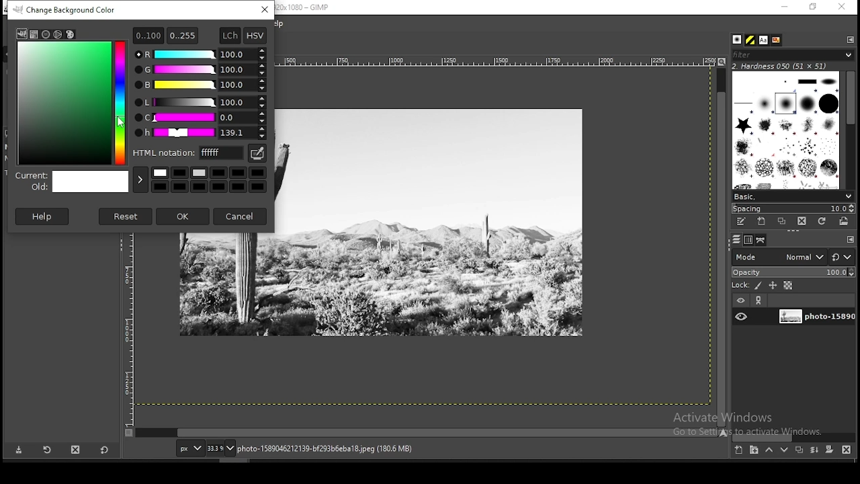 This screenshot has height=484, width=860. Describe the element at coordinates (762, 240) in the screenshot. I see `paths` at that location.